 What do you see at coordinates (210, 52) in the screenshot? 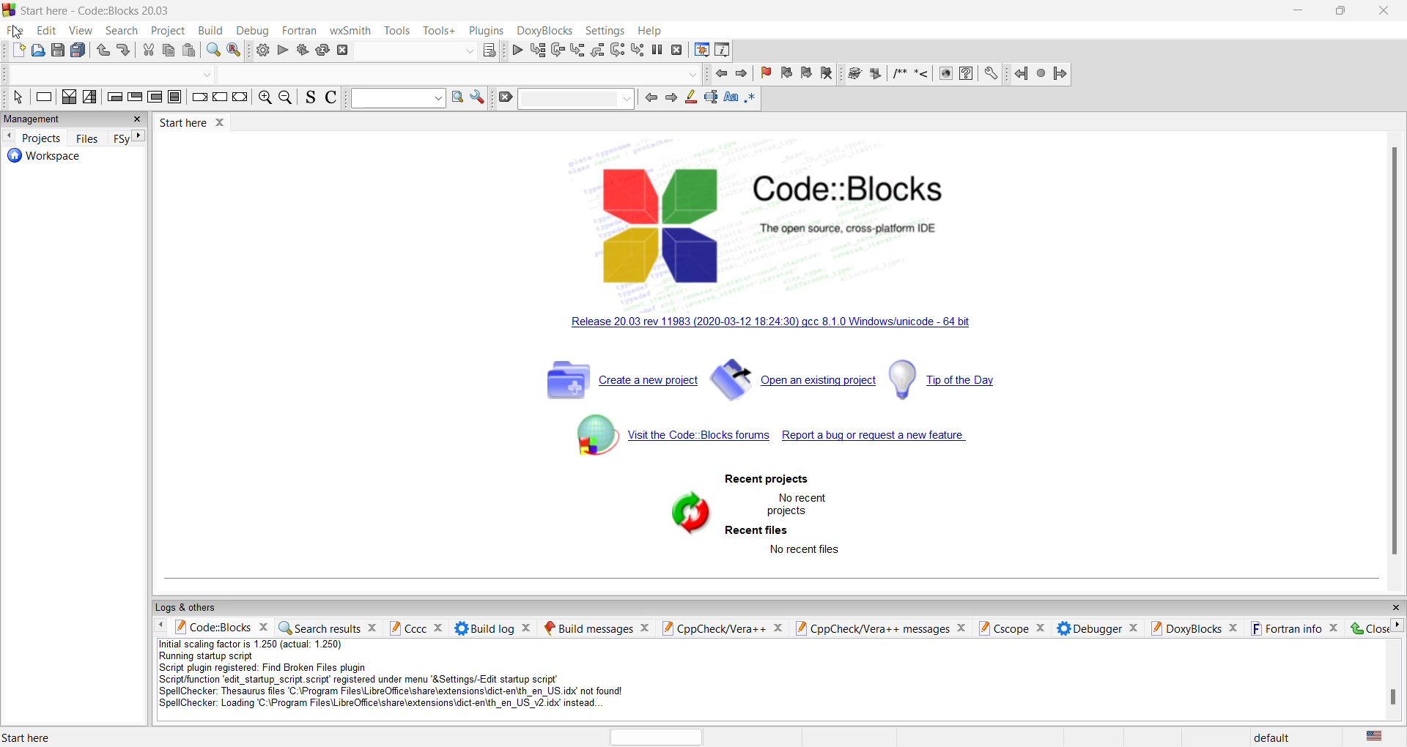
I see `find` at bounding box center [210, 52].